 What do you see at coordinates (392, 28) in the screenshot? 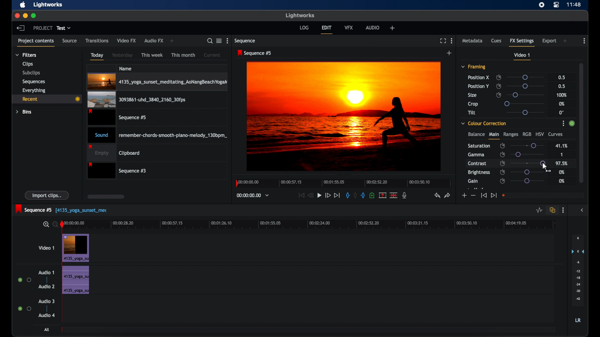
I see `add` at bounding box center [392, 28].